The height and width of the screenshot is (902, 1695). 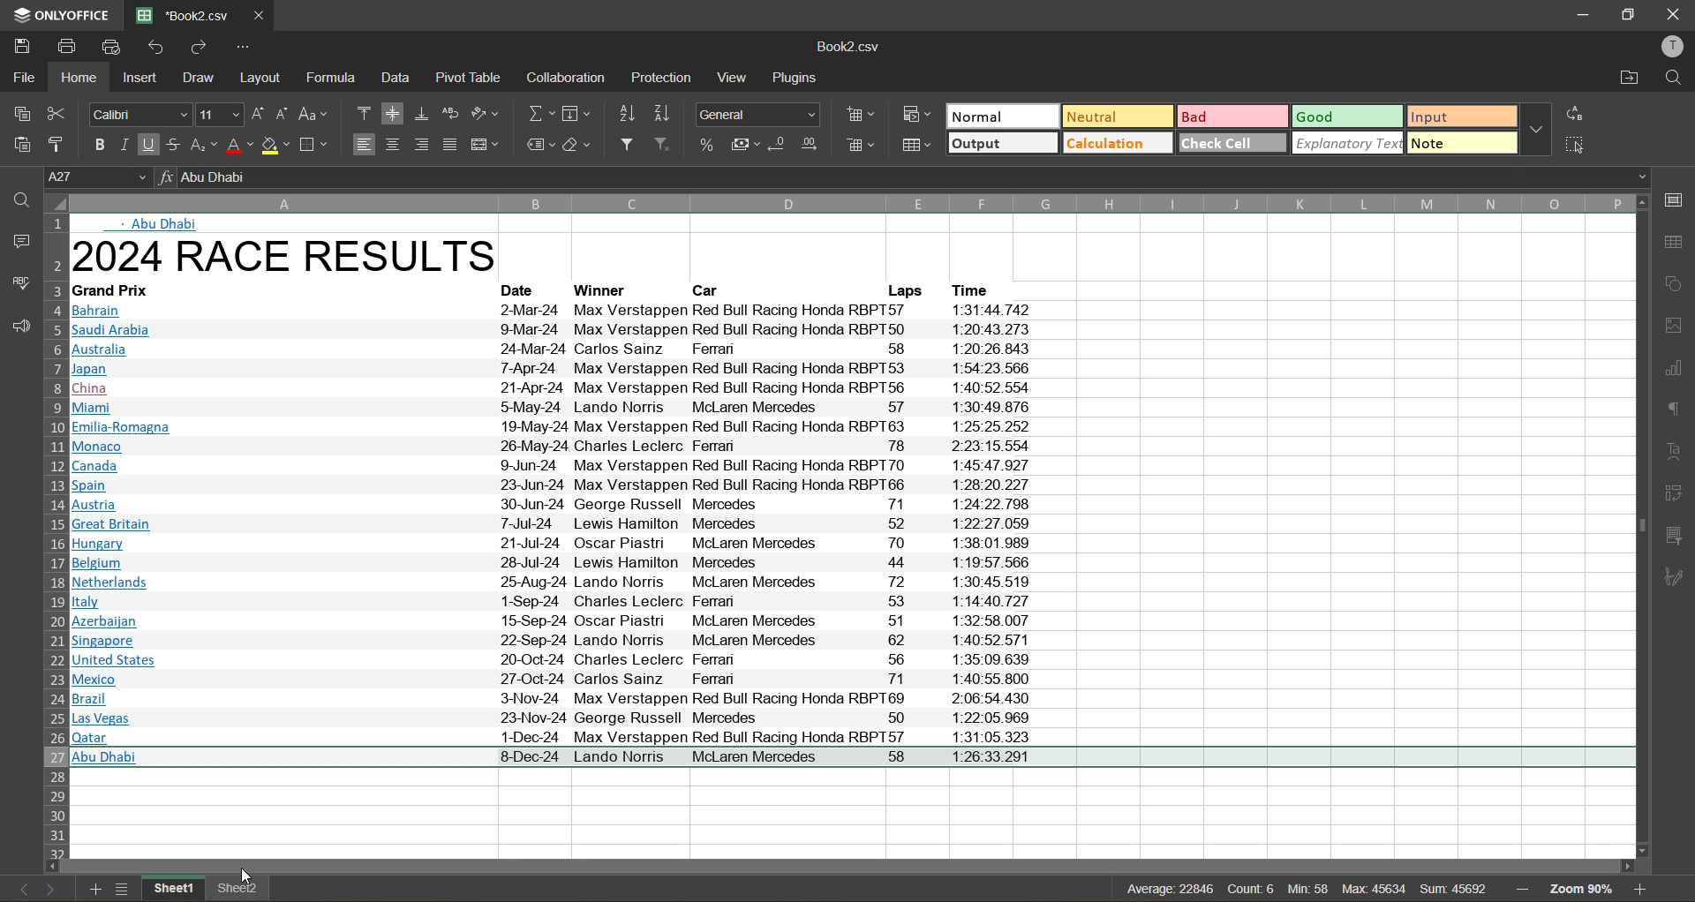 I want to click on comments, so click(x=18, y=239).